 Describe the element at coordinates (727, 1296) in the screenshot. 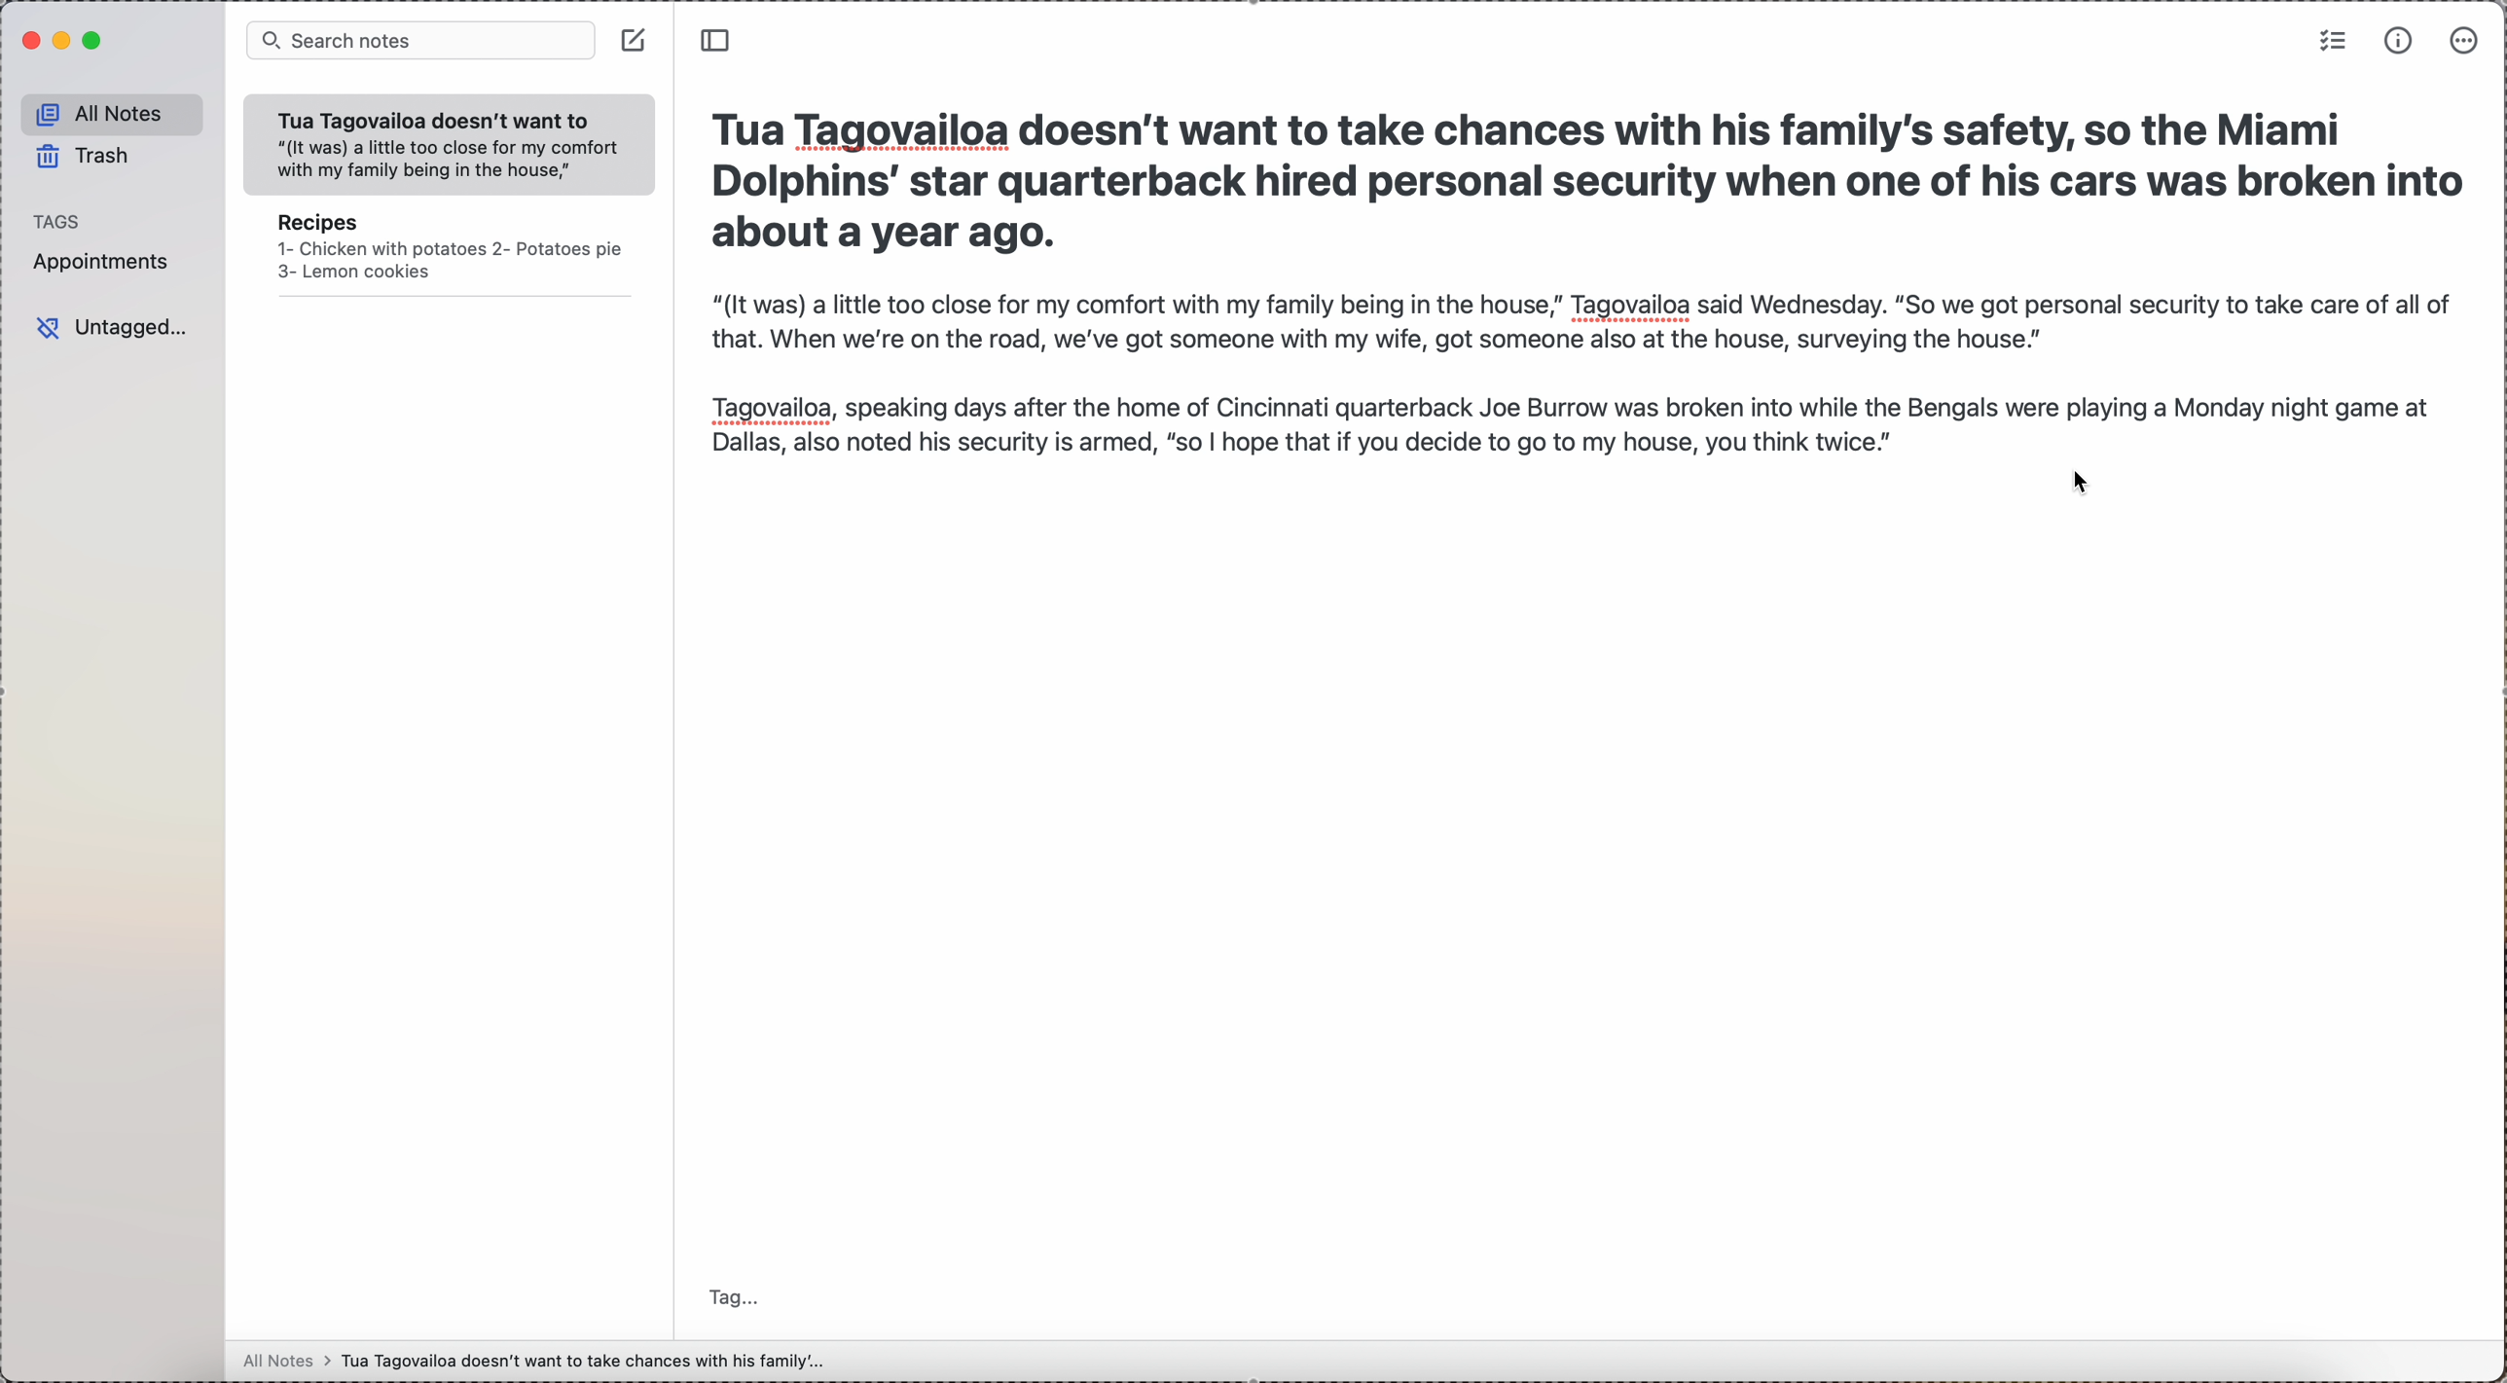

I see `tag` at that location.